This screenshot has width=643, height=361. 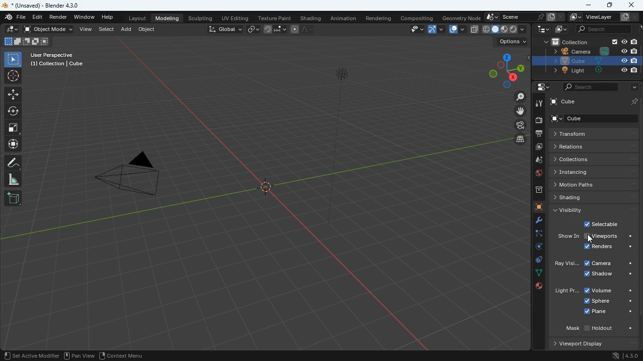 What do you see at coordinates (556, 17) in the screenshot?
I see `document` at bounding box center [556, 17].